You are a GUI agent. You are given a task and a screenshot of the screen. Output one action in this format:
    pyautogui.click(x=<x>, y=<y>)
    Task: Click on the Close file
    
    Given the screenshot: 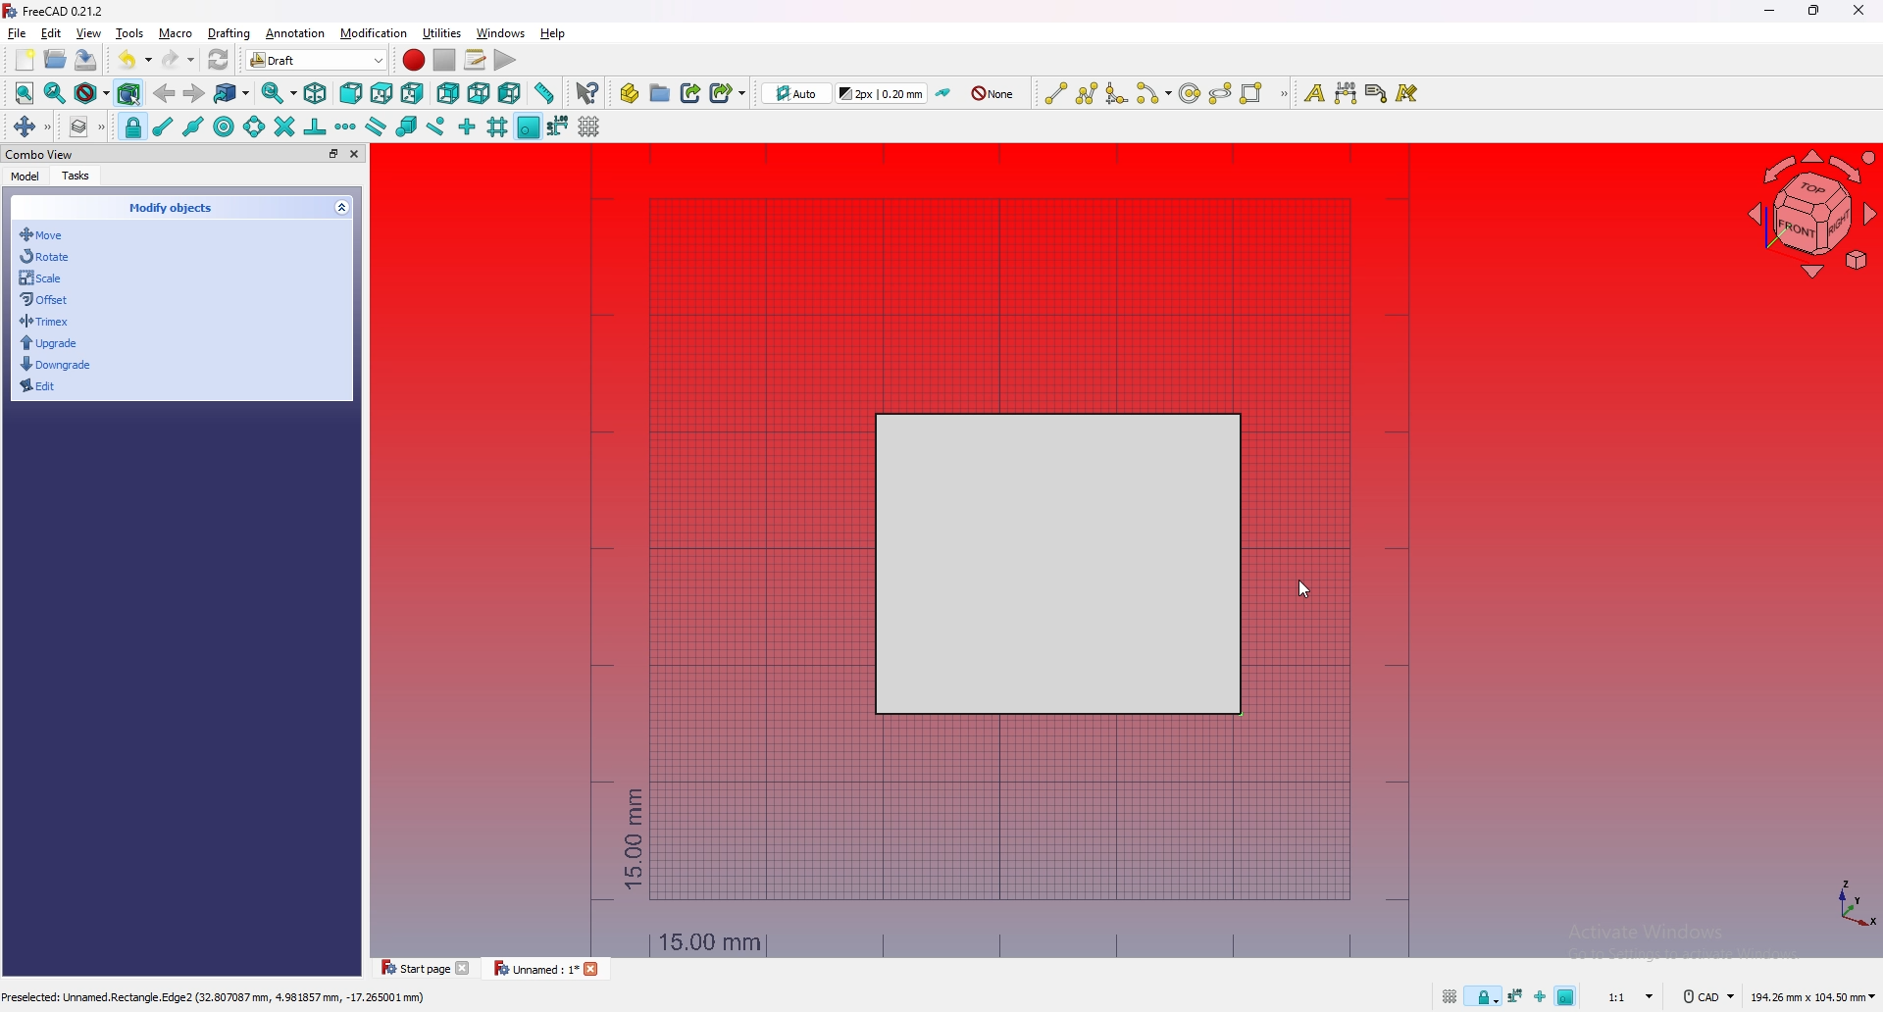 What is the action you would take?
    pyautogui.click(x=466, y=968)
    